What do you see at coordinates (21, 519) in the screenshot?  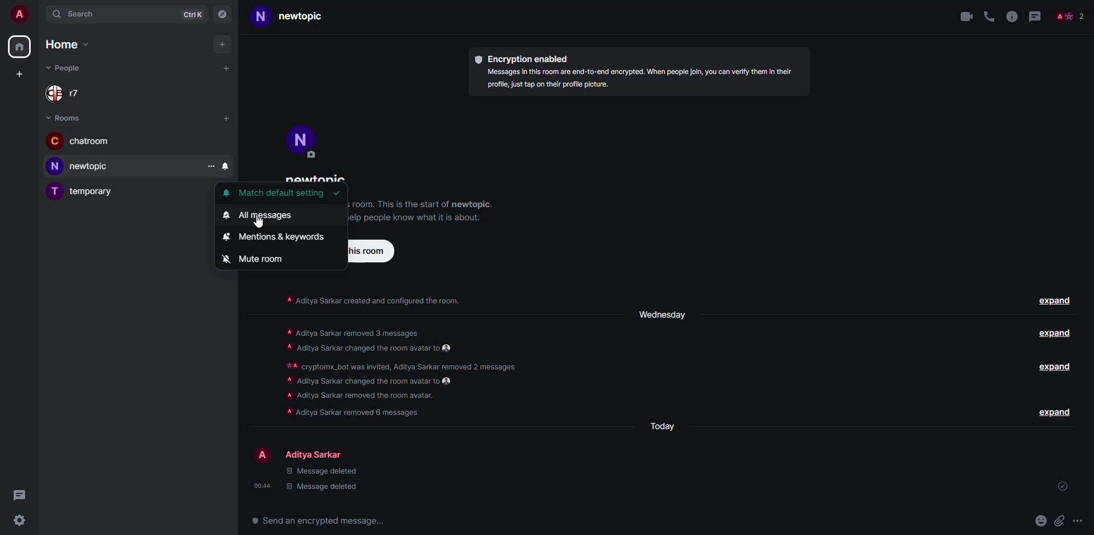 I see `settings` at bounding box center [21, 519].